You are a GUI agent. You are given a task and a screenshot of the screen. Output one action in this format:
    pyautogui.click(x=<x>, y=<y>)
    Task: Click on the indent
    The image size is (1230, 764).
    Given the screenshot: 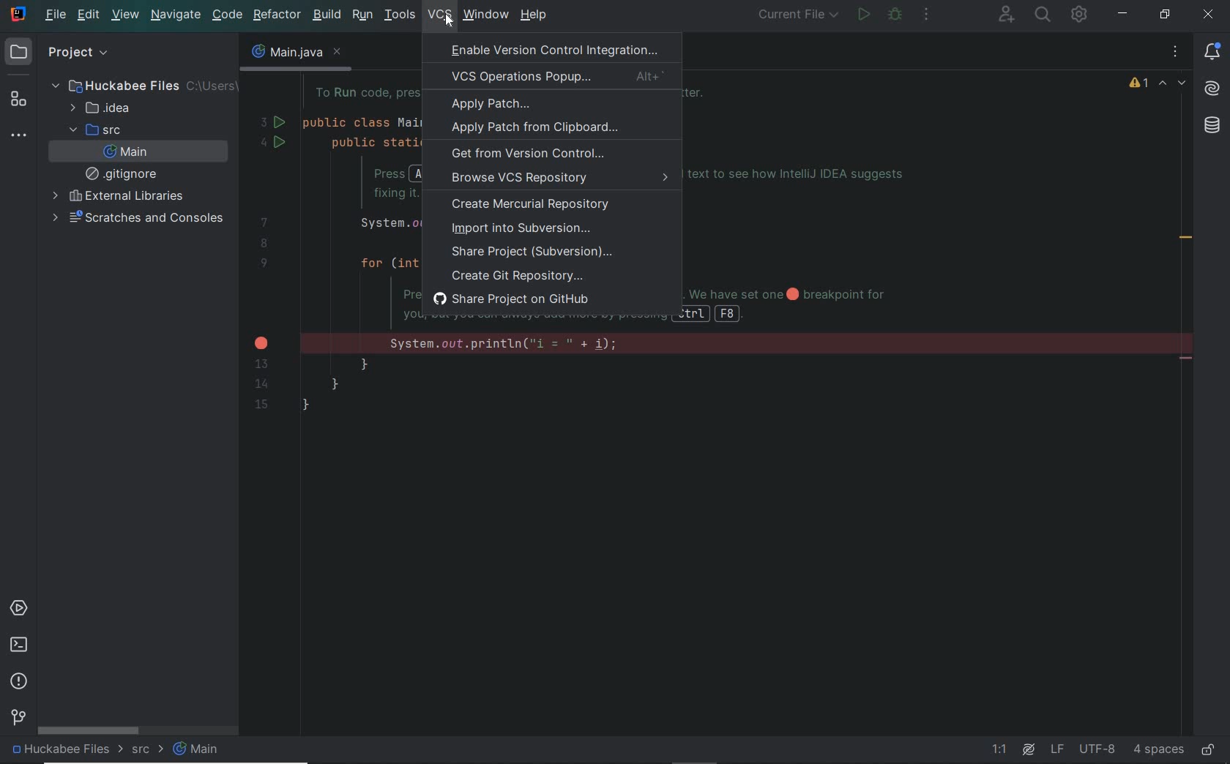 What is the action you would take?
    pyautogui.click(x=1157, y=749)
    